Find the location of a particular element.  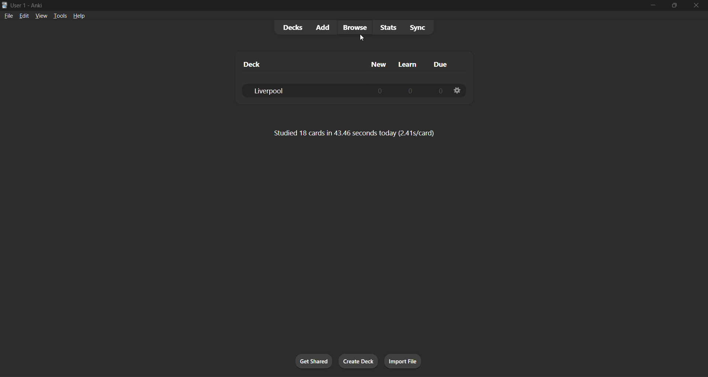

Studied 18 cards in 43:46 seconds today is located at coordinates (357, 132).